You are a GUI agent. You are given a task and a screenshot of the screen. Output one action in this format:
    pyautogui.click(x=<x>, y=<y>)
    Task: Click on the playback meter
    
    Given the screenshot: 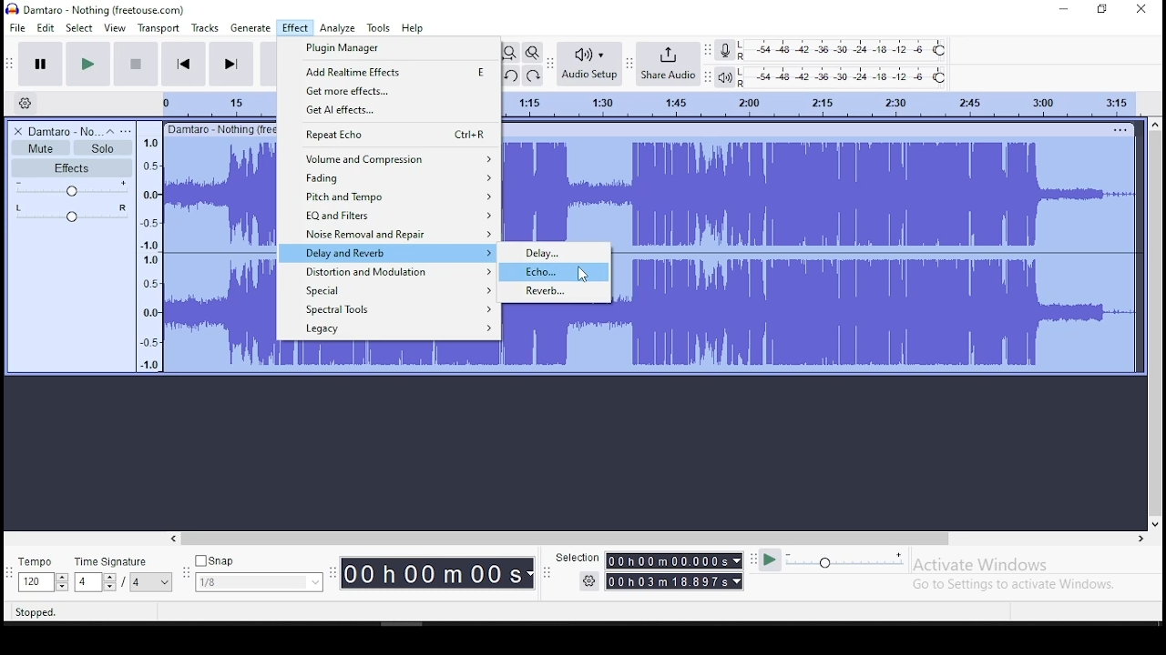 What is the action you would take?
    pyautogui.click(x=725, y=77)
    